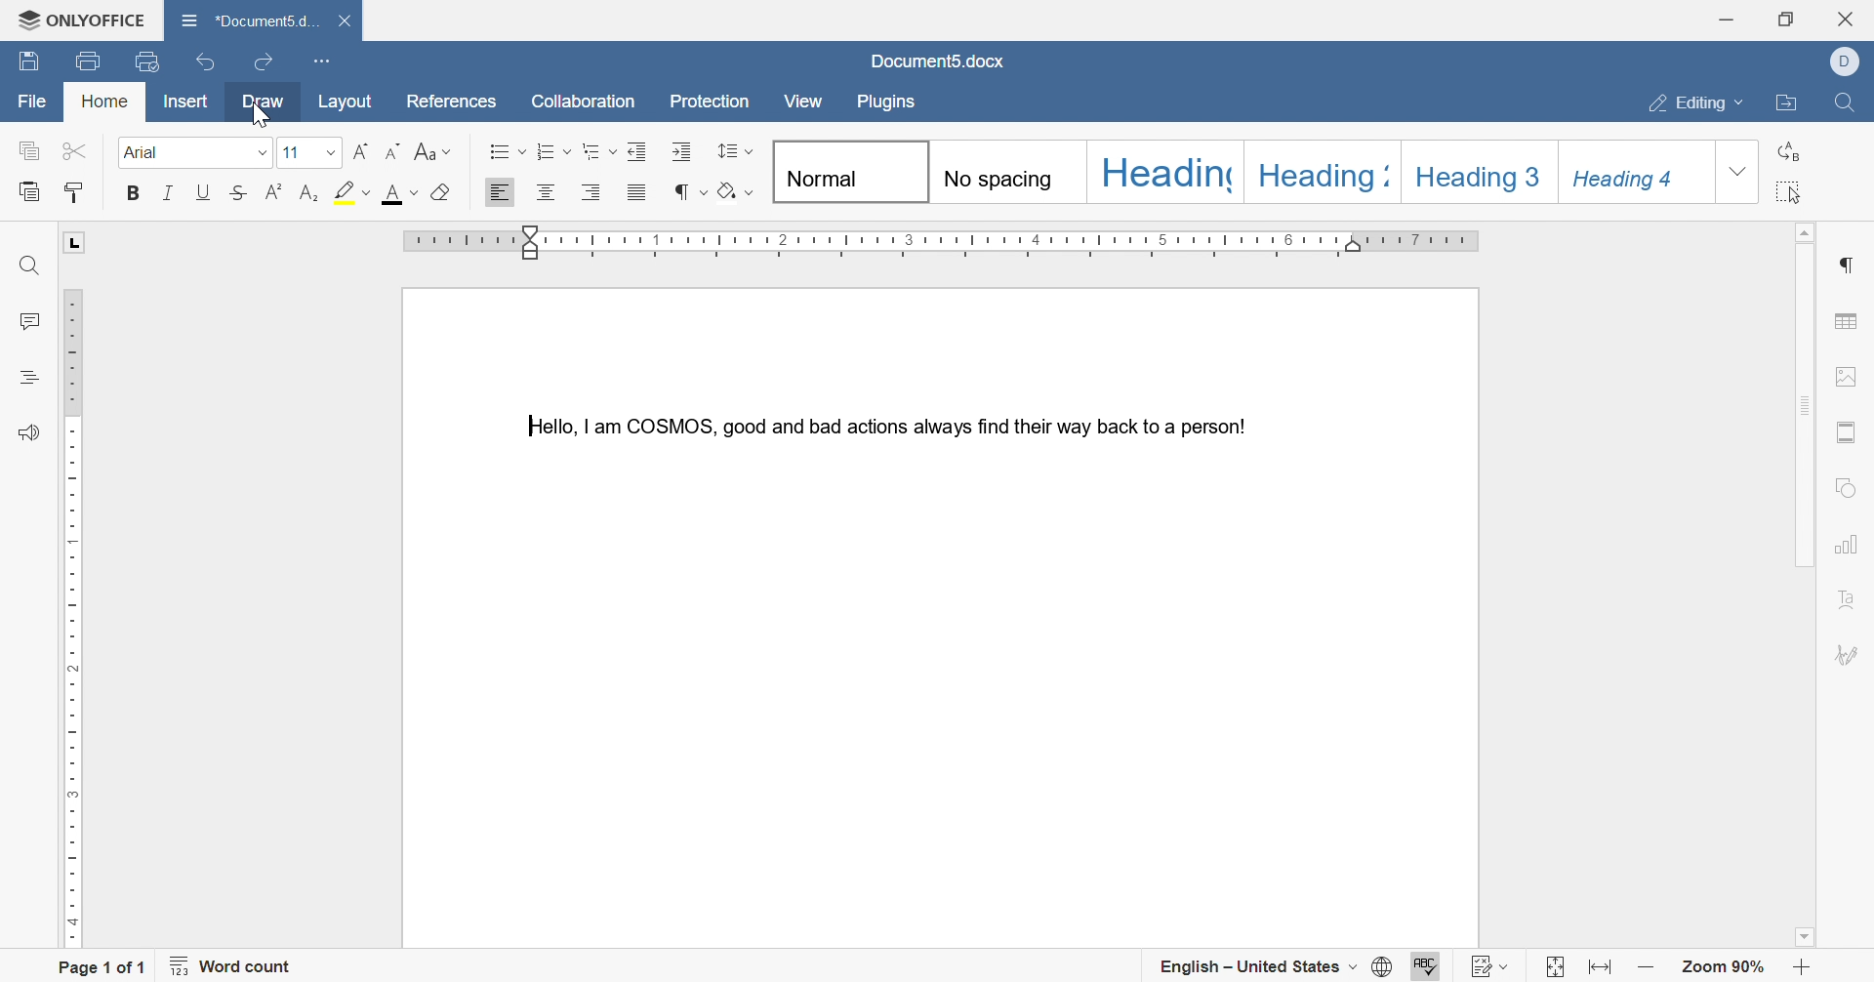 The height and width of the screenshot is (982, 1874). Describe the element at coordinates (135, 192) in the screenshot. I see `bold` at that location.